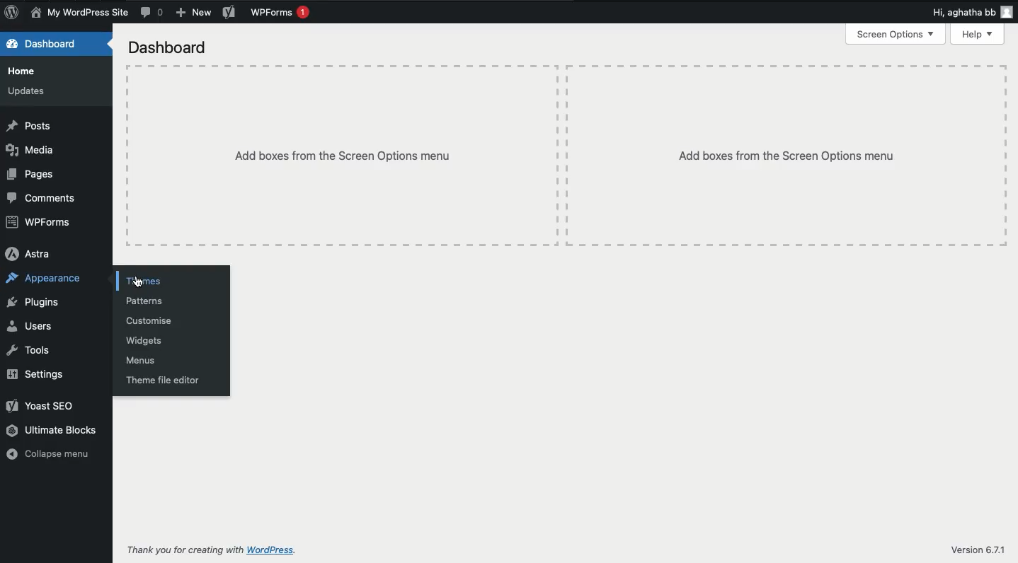 This screenshot has height=563, width=1018. I want to click on Help, so click(978, 34).